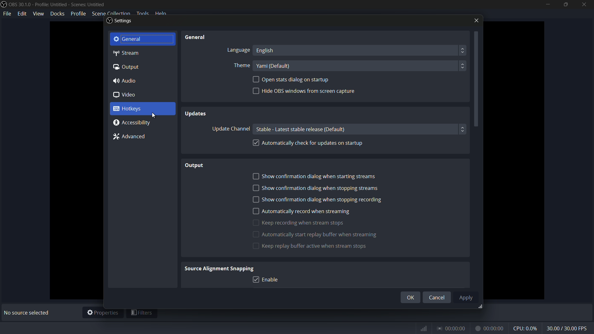 The width and height of the screenshot is (594, 334). What do you see at coordinates (7, 14) in the screenshot?
I see `file menu` at bounding box center [7, 14].